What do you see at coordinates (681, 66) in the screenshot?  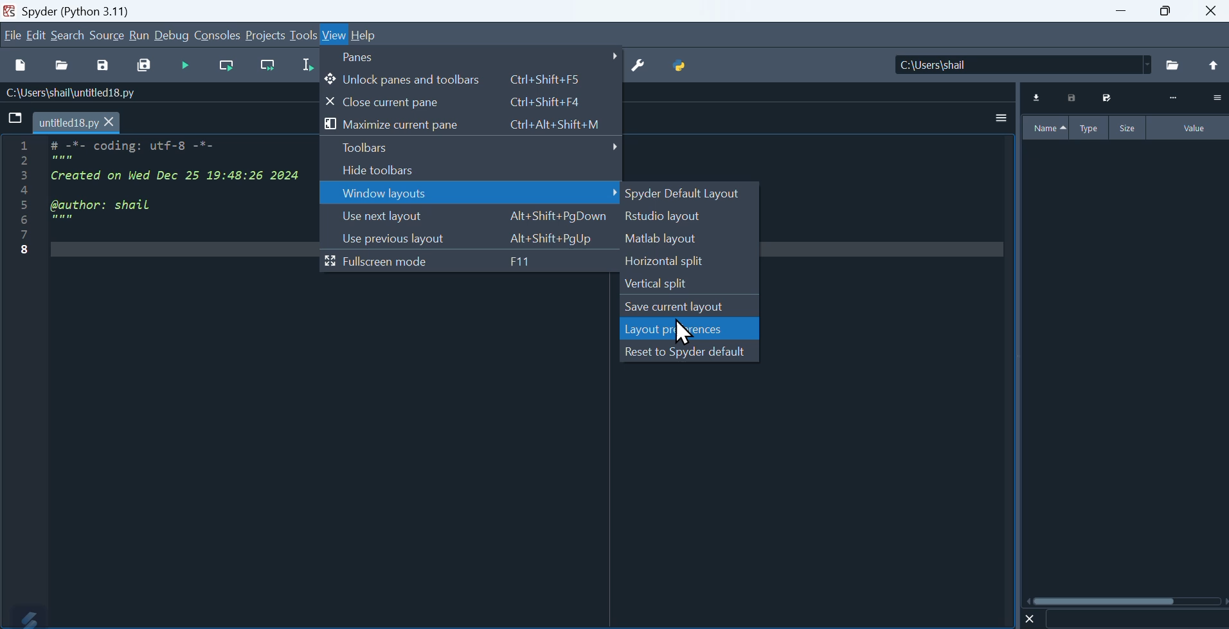 I see `Python path manager` at bounding box center [681, 66].